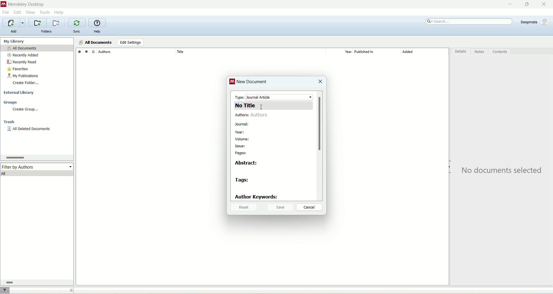 The image size is (553, 294). I want to click on added, so click(425, 53).